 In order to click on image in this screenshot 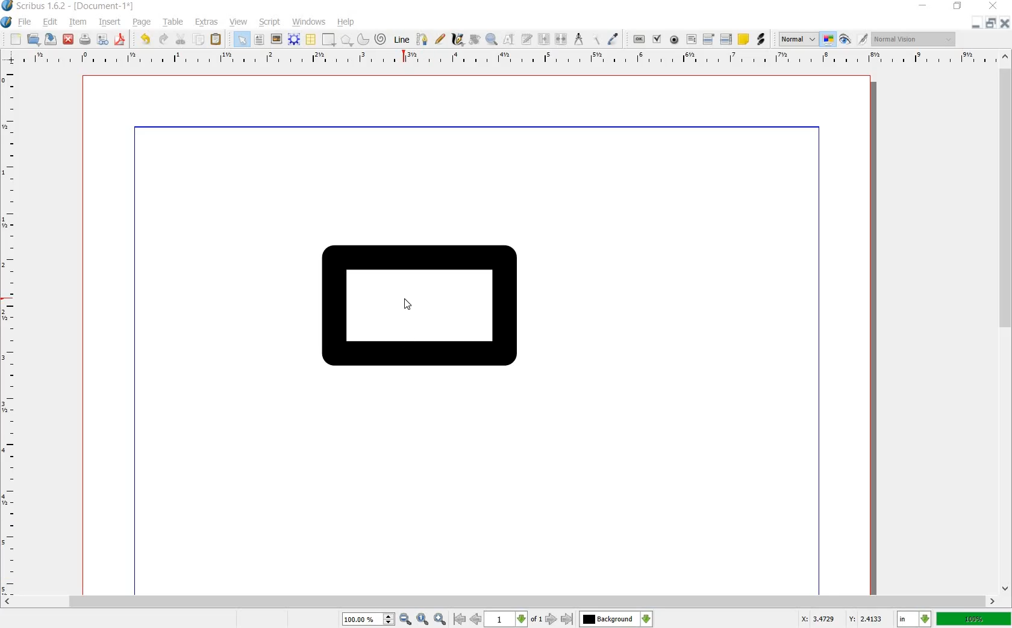, I will do `click(275, 38)`.